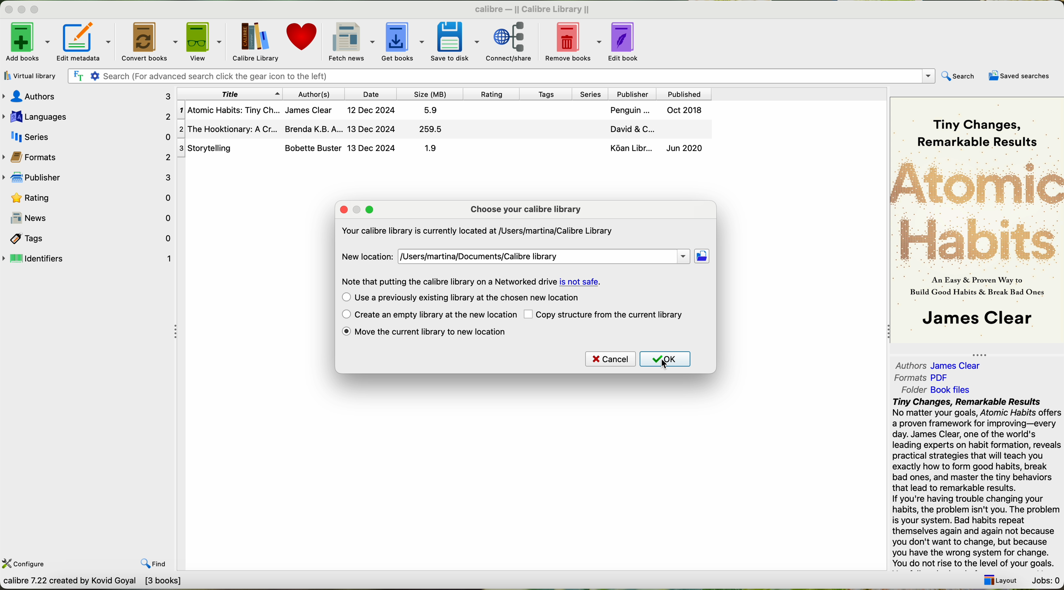  What do you see at coordinates (910, 378) in the screenshot?
I see `formats ` at bounding box center [910, 378].